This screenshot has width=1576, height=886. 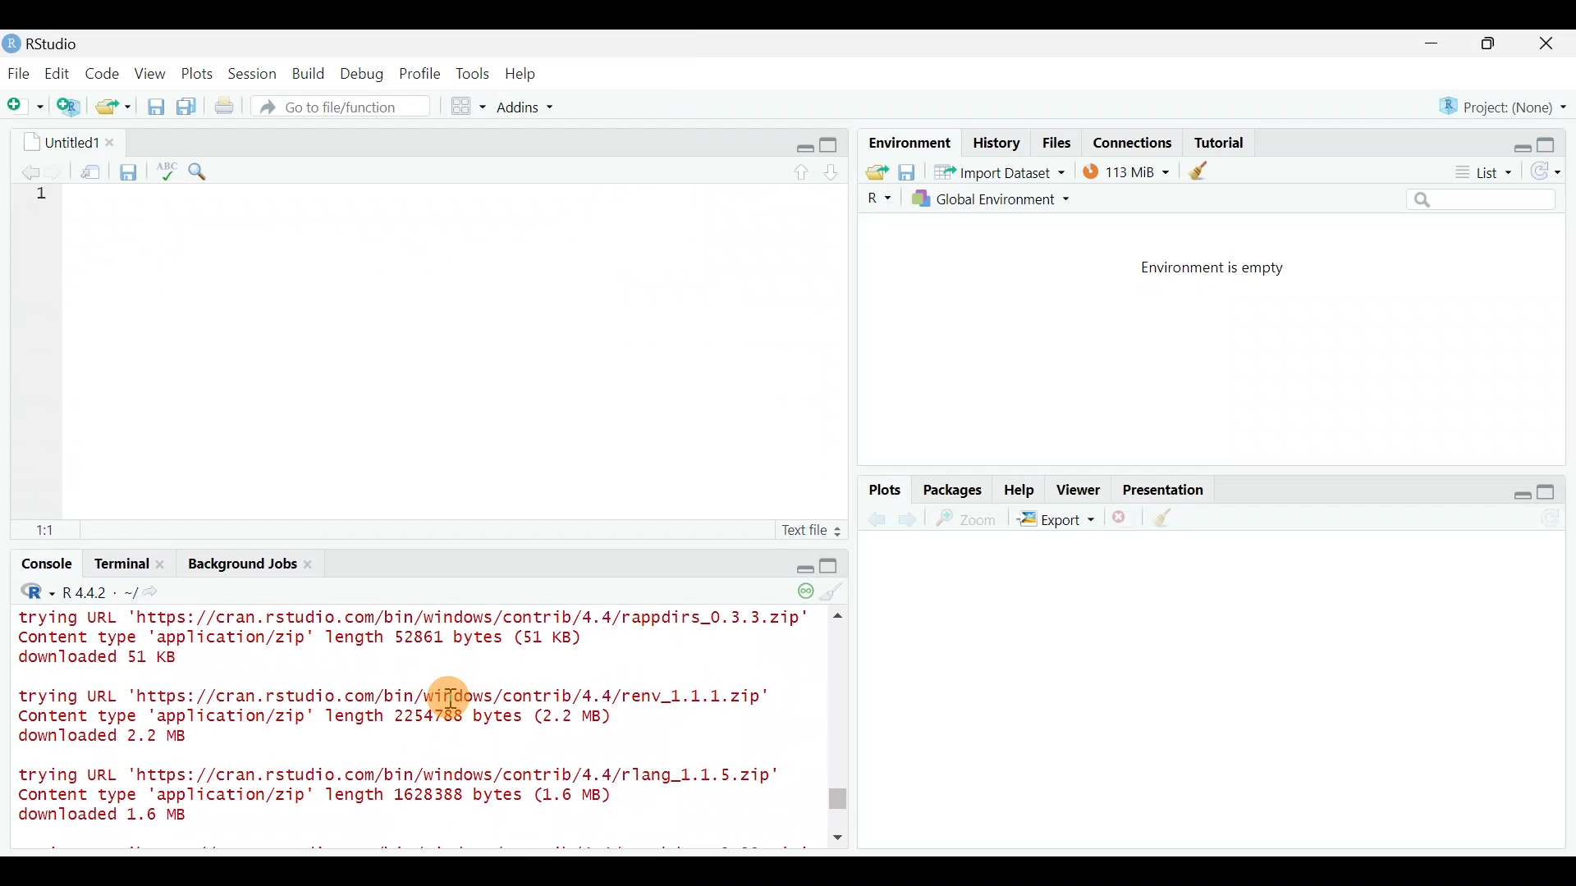 What do you see at coordinates (1134, 141) in the screenshot?
I see `Connections` at bounding box center [1134, 141].